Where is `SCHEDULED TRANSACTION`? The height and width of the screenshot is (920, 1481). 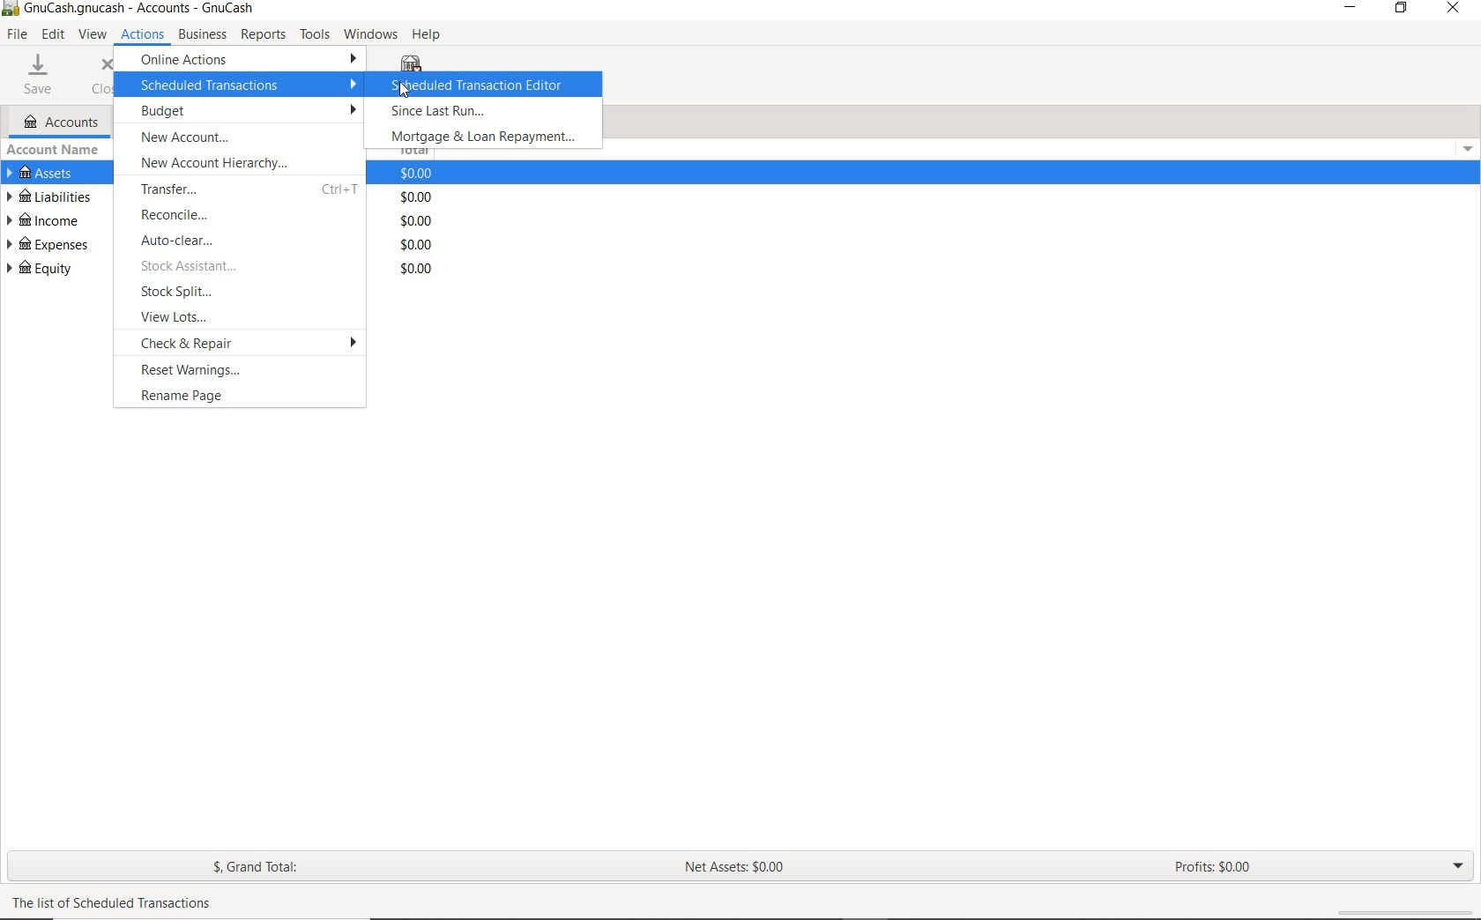
SCHEDULED TRANSACTION is located at coordinates (248, 86).